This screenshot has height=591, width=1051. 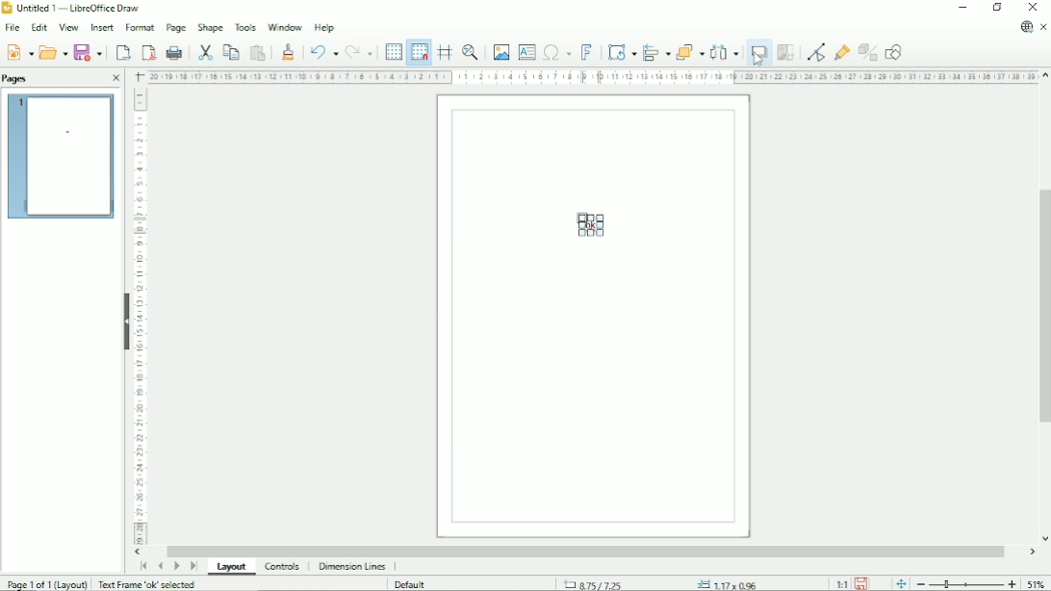 I want to click on Horizontal scrollbar, so click(x=590, y=550).